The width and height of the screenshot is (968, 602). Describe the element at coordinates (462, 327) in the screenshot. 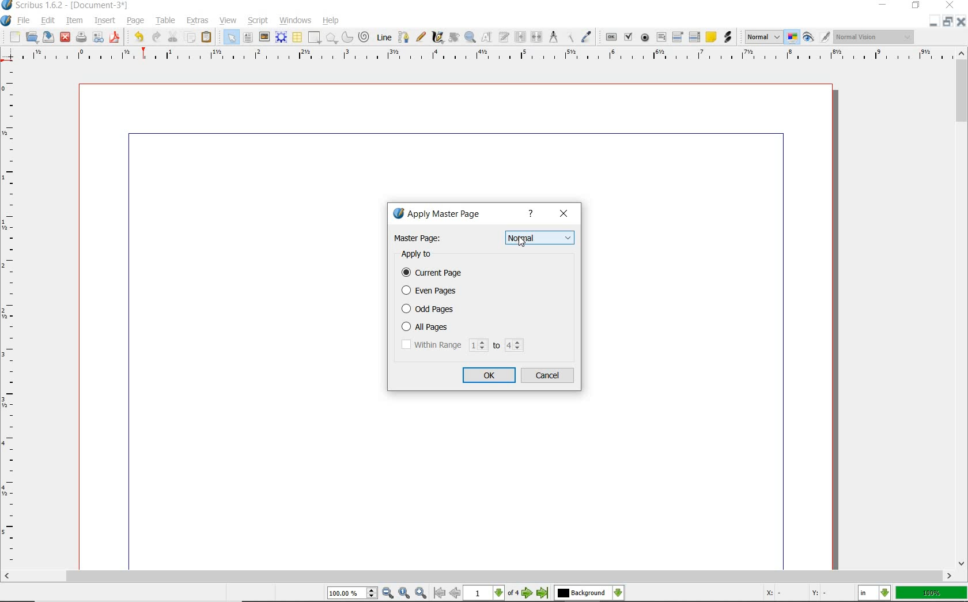

I see `all pages` at that location.